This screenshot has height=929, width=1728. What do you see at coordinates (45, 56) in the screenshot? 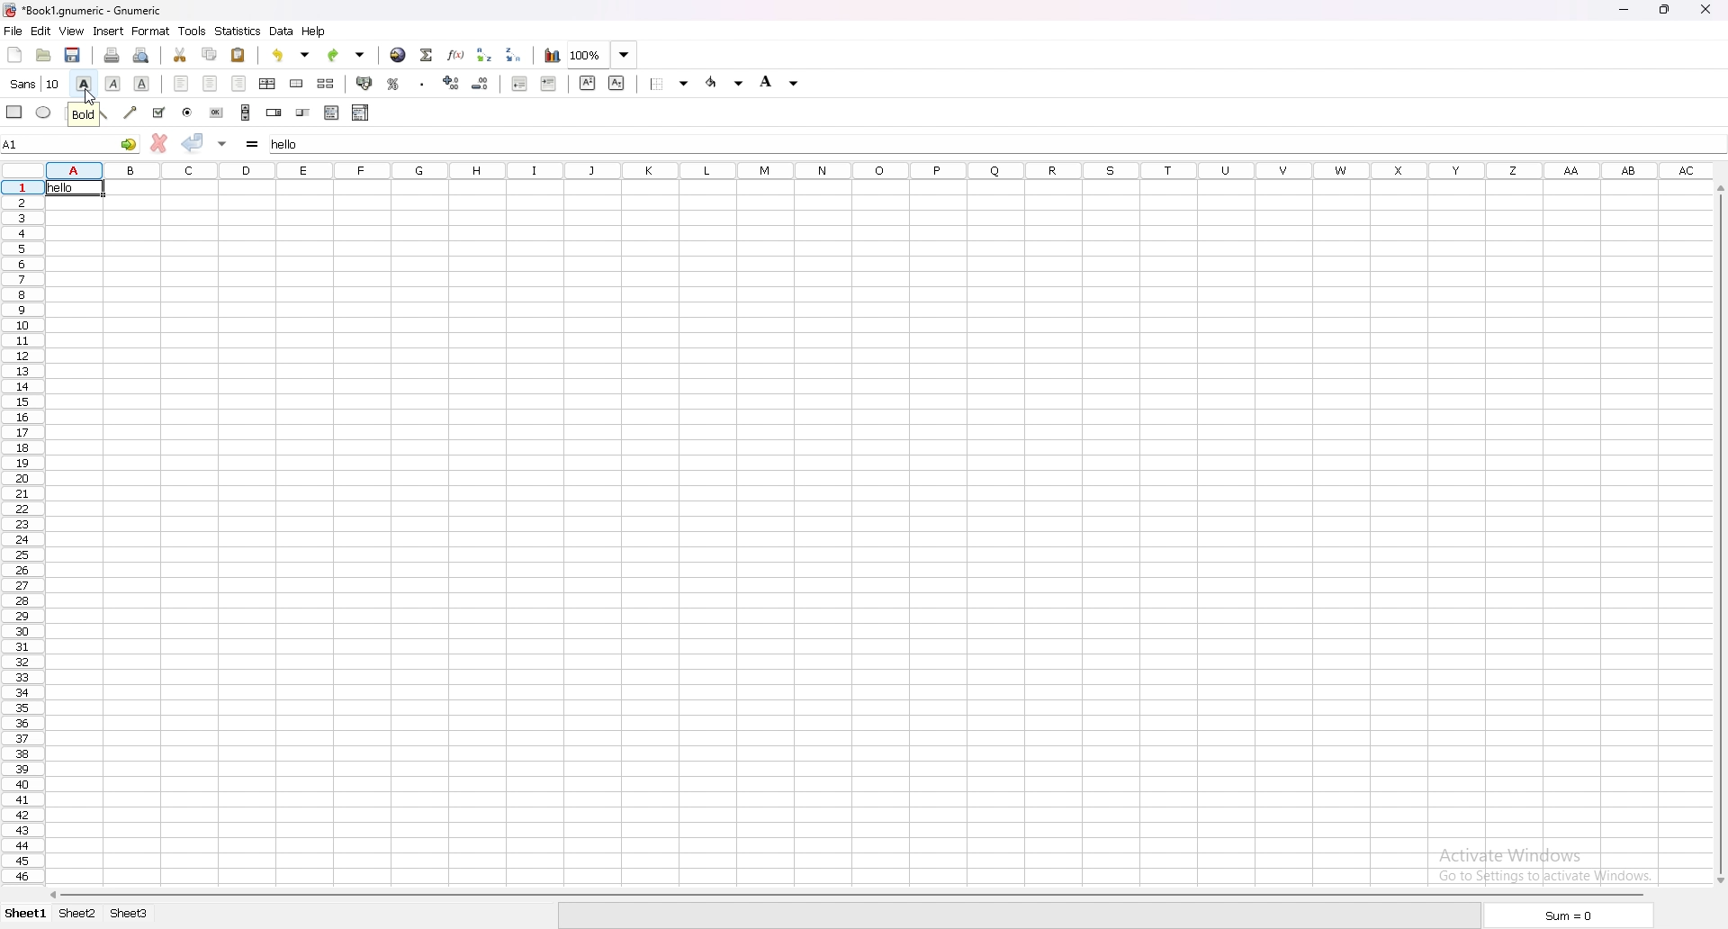
I see `open` at bounding box center [45, 56].